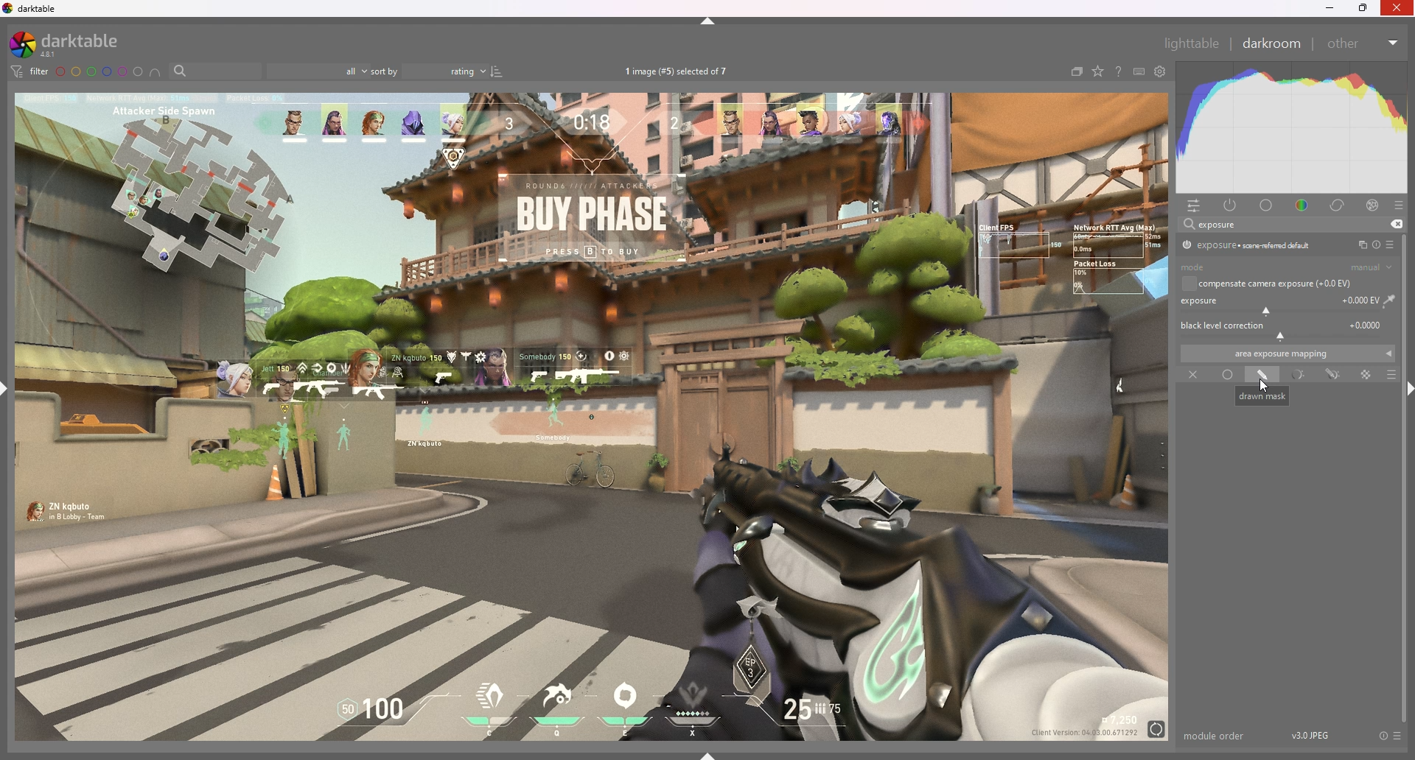  Describe the element at coordinates (1398, 206) in the screenshot. I see `presets` at that location.